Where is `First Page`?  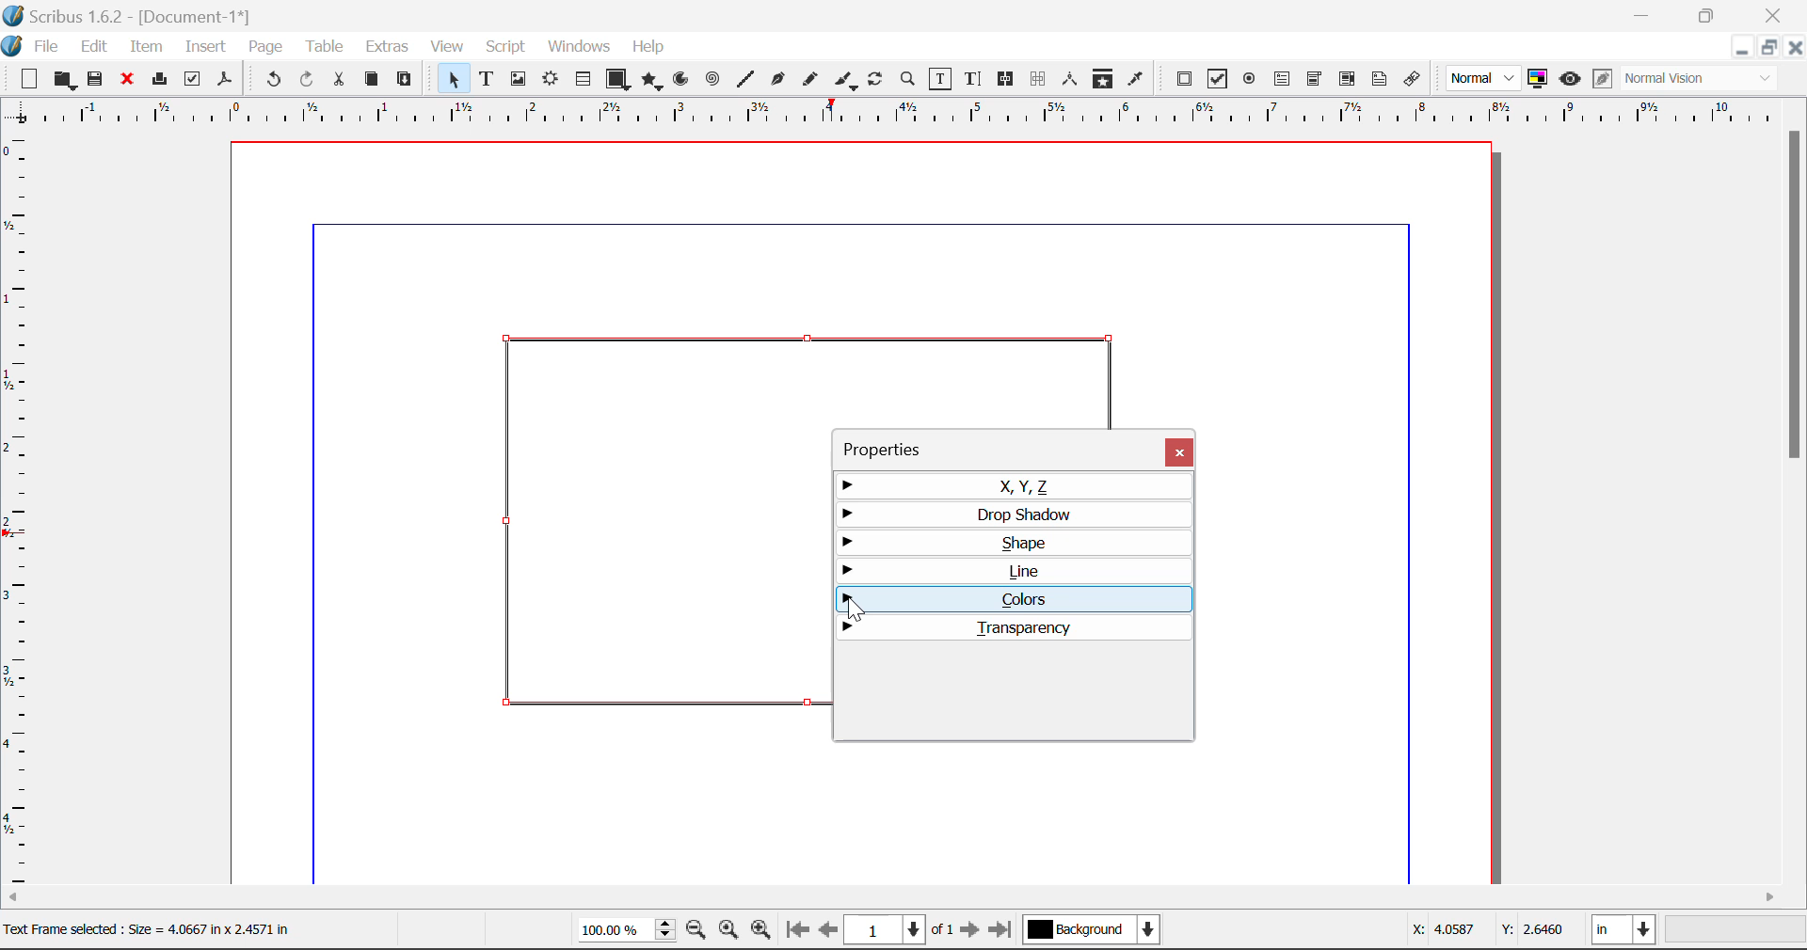 First Page is located at coordinates (797, 932).